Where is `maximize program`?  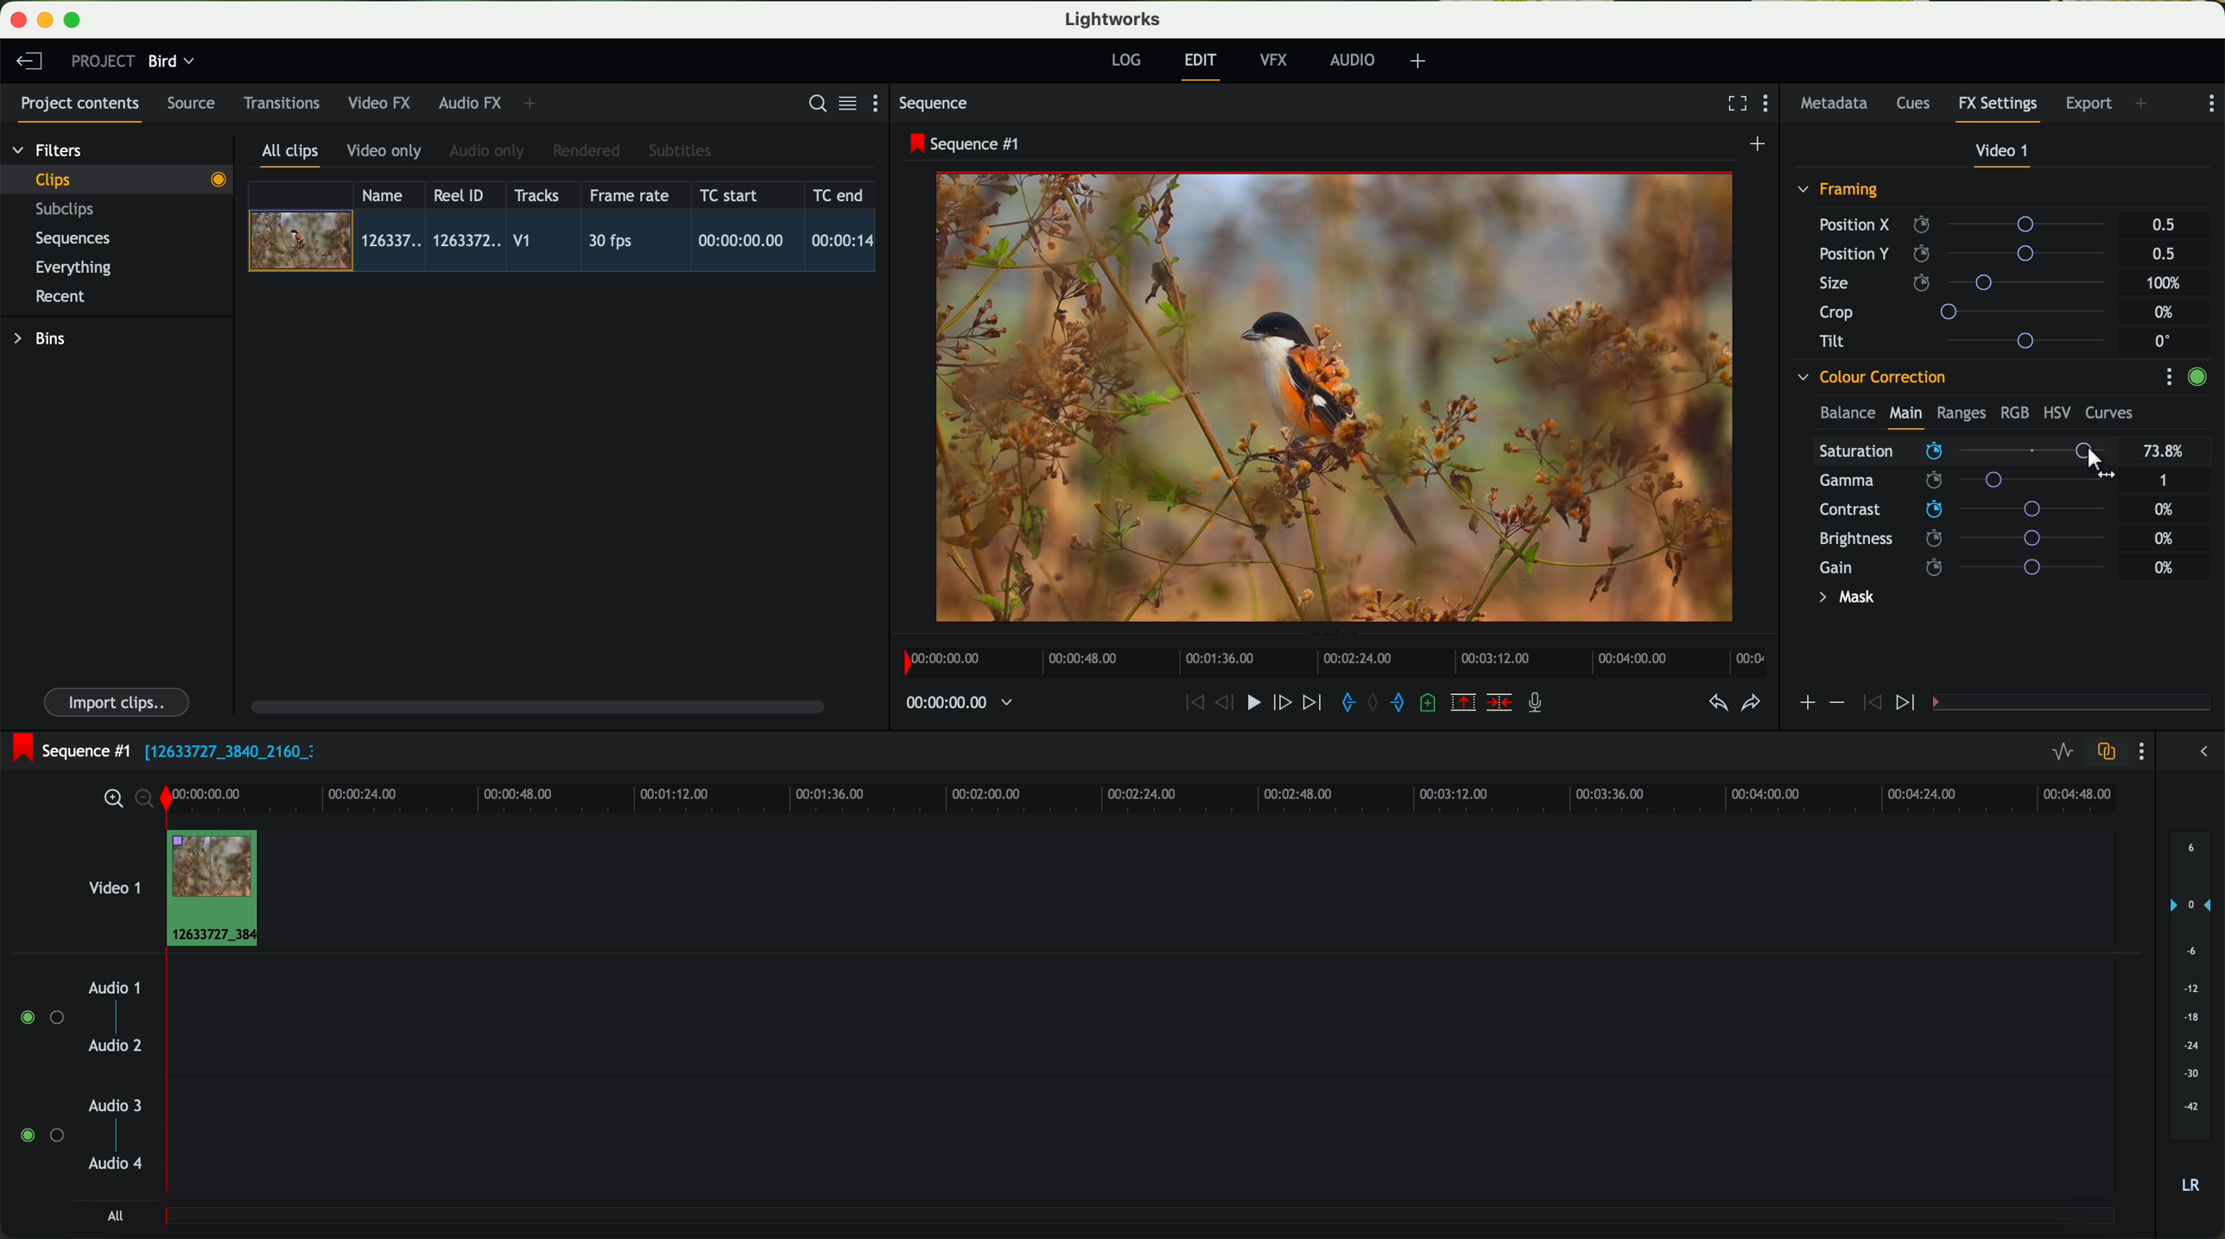 maximize program is located at coordinates (75, 21).